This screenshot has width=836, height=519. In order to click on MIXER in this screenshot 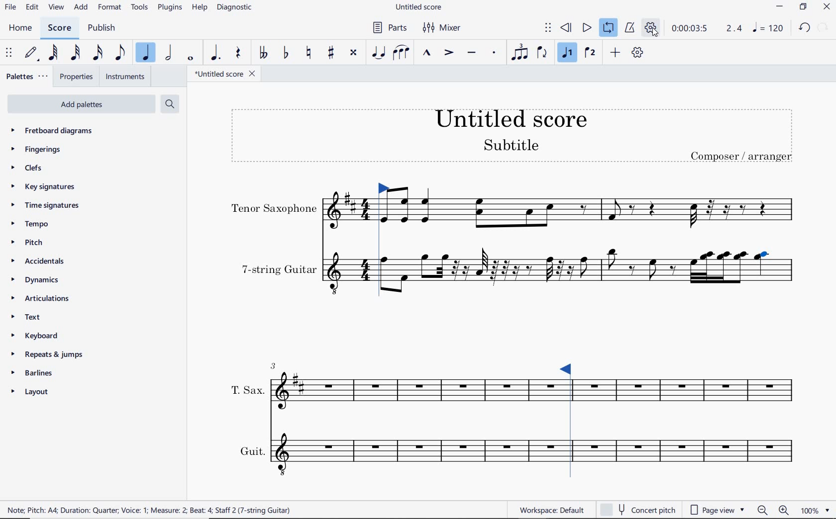, I will do `click(447, 28)`.